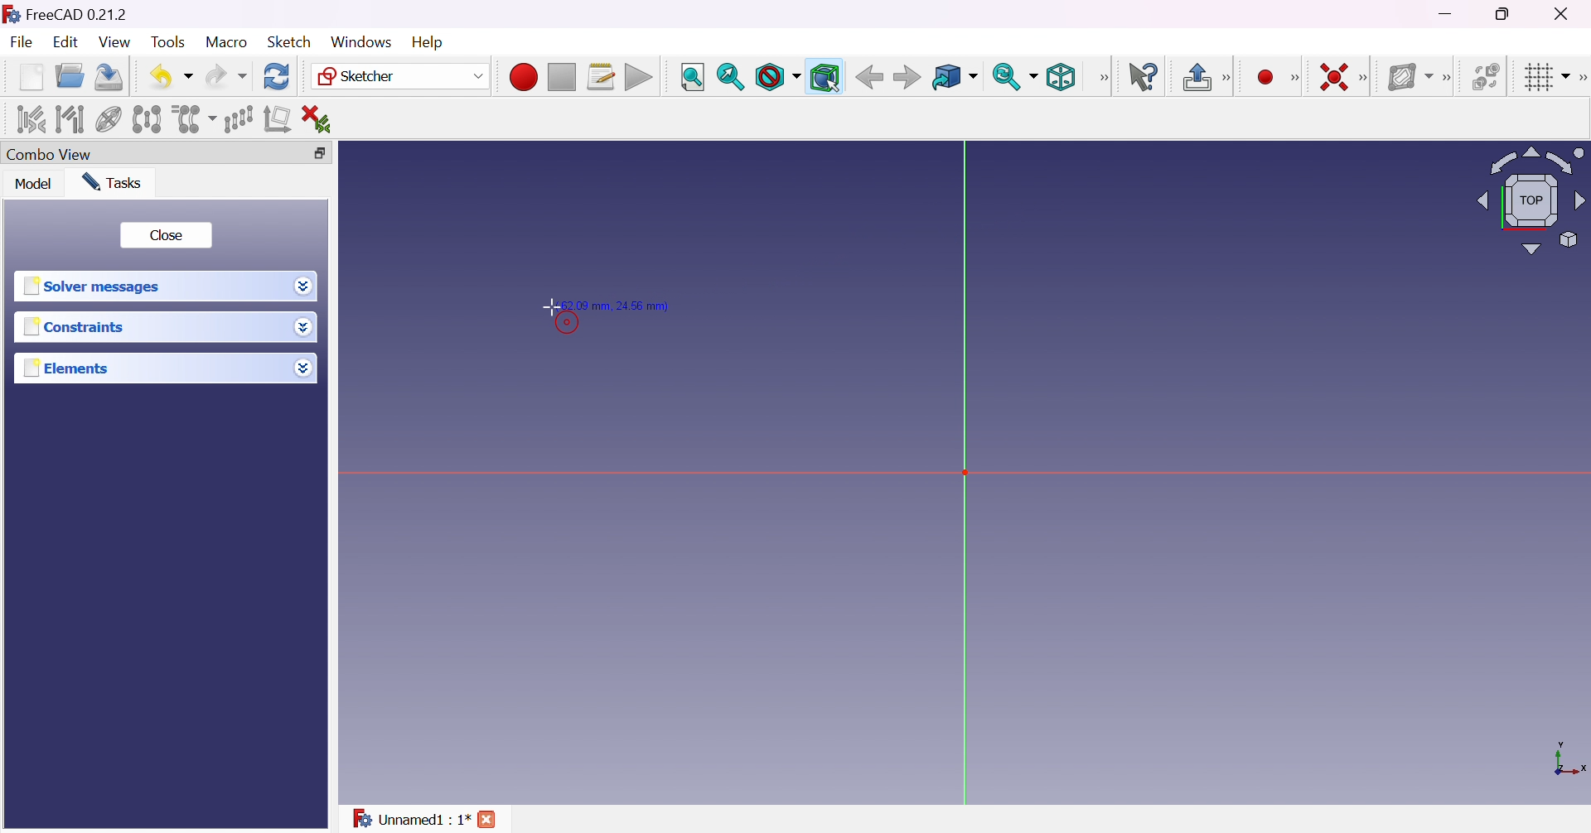  What do you see at coordinates (692, 78) in the screenshot?
I see `Fit all` at bounding box center [692, 78].